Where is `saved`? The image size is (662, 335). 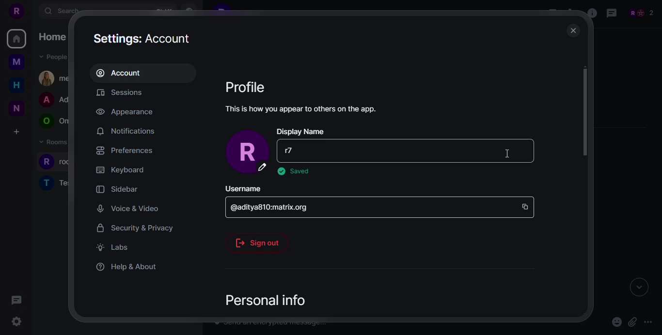
saved is located at coordinates (294, 170).